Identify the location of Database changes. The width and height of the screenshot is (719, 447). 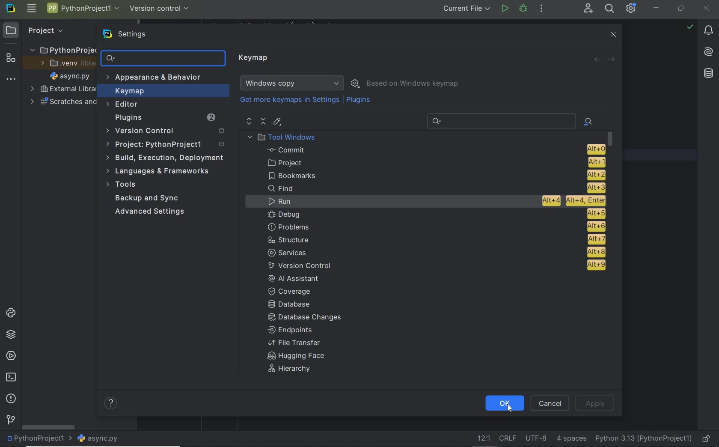
(306, 318).